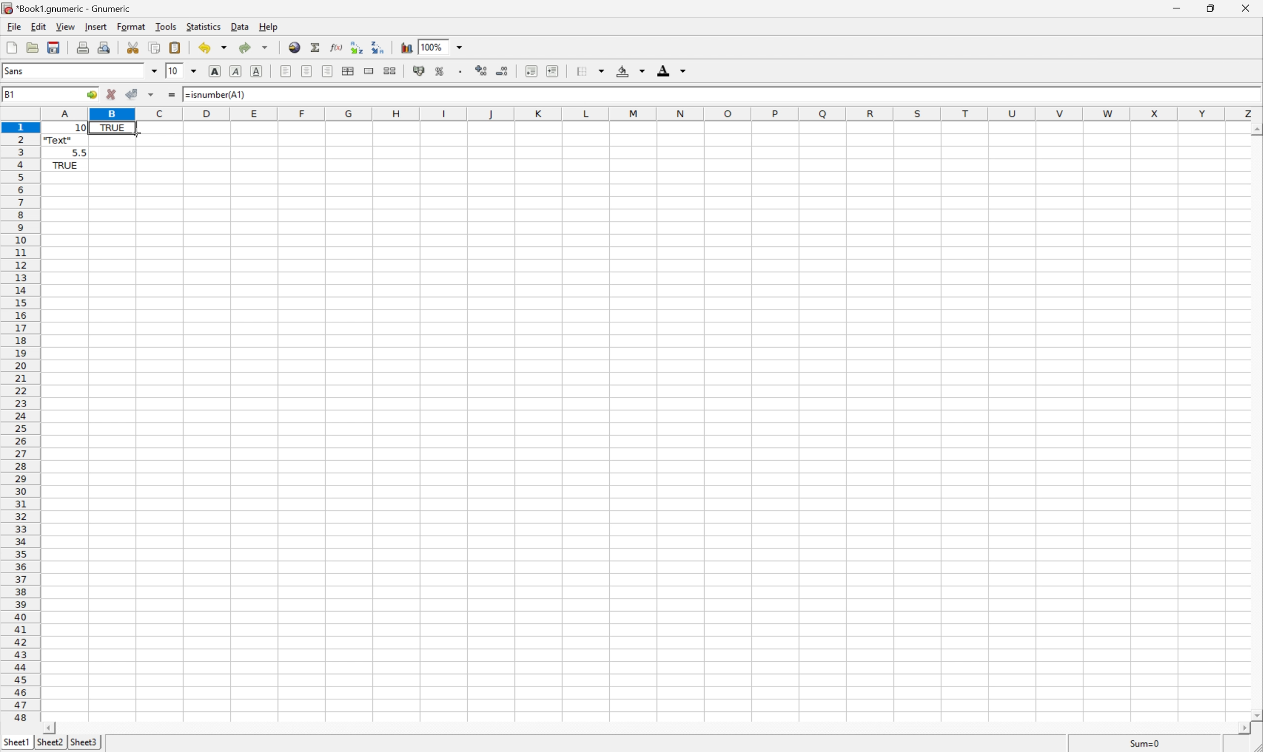 The width and height of the screenshot is (1263, 752). Describe the element at coordinates (439, 71) in the screenshot. I see `Format selection as percentage` at that location.